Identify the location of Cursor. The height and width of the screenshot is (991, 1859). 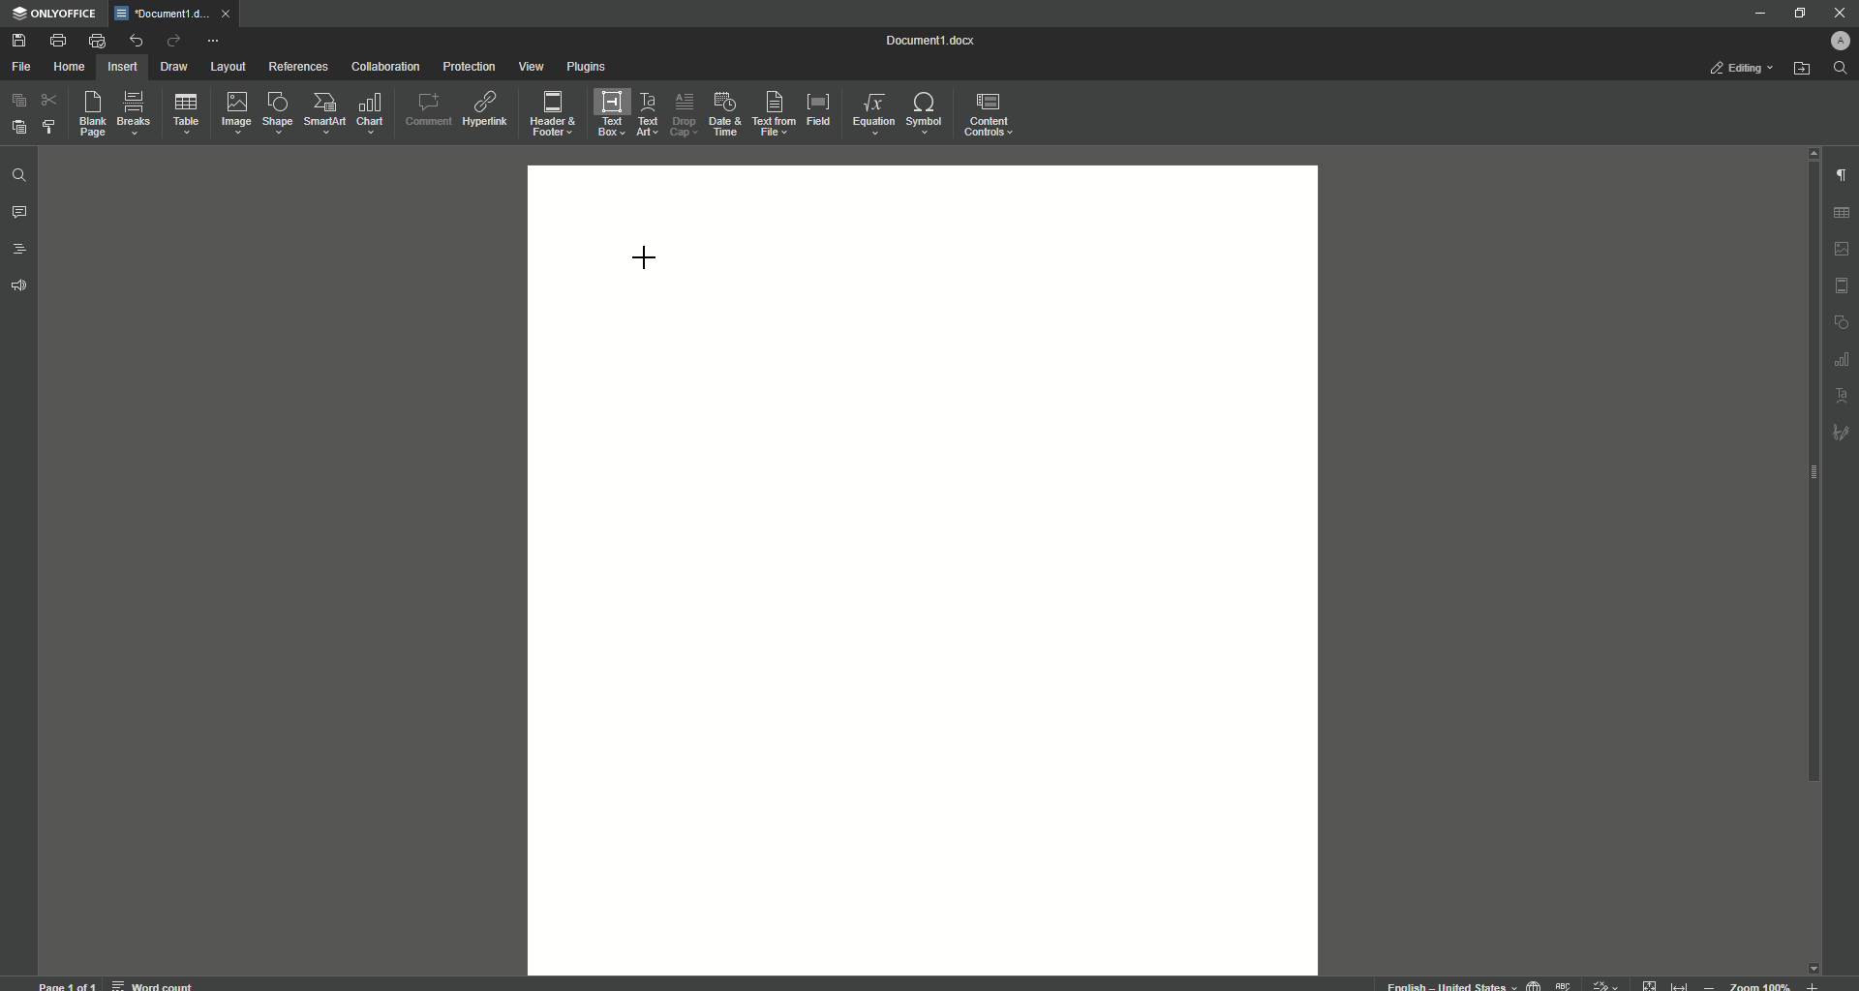
(645, 255).